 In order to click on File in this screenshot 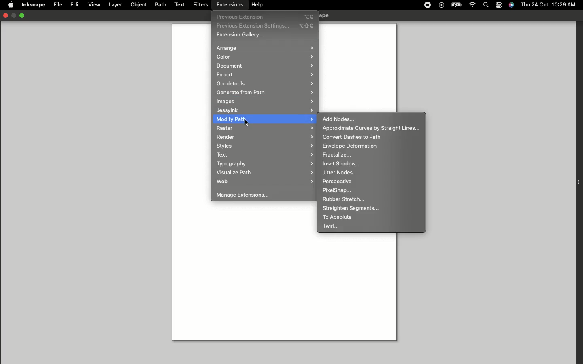, I will do `click(59, 5)`.